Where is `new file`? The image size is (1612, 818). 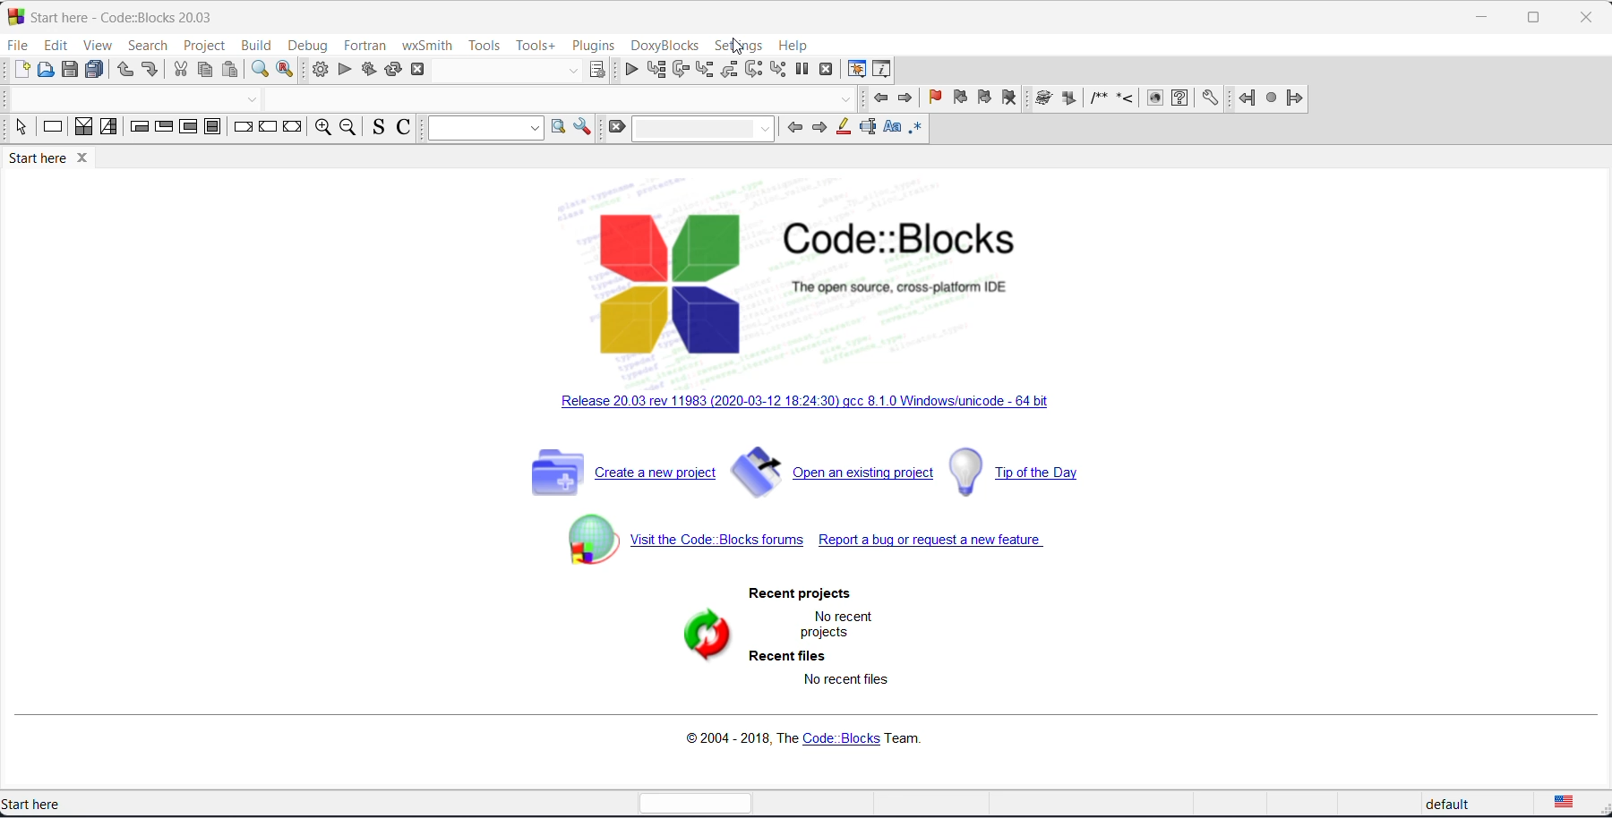 new file is located at coordinates (21, 70).